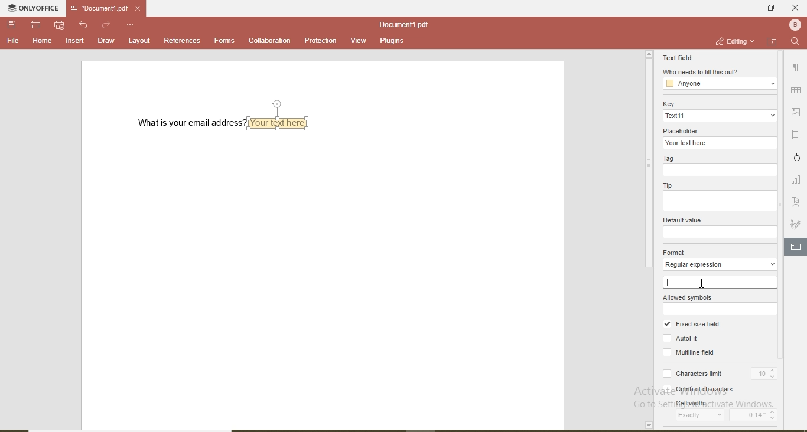 The image size is (807, 432). What do you see at coordinates (795, 42) in the screenshot?
I see `find` at bounding box center [795, 42].